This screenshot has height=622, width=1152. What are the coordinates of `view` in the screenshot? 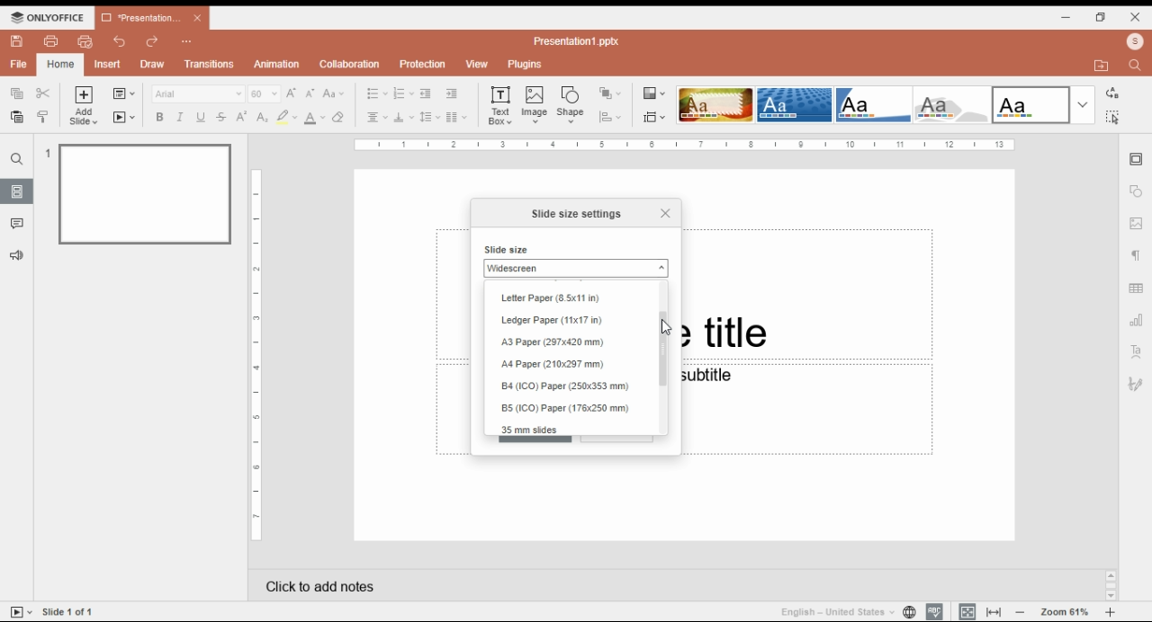 It's located at (476, 65).